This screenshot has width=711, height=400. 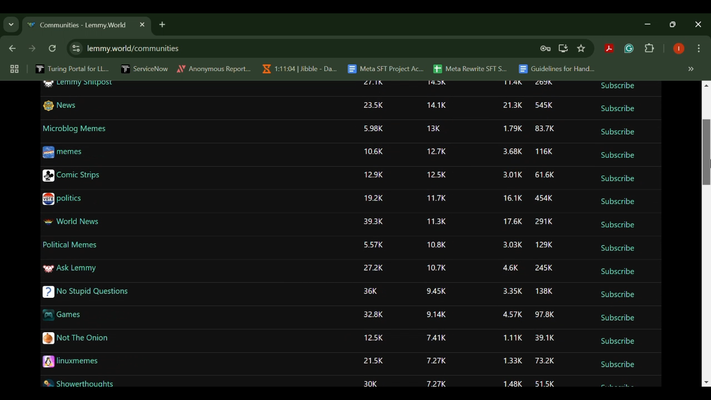 What do you see at coordinates (437, 268) in the screenshot?
I see `10.7K` at bounding box center [437, 268].